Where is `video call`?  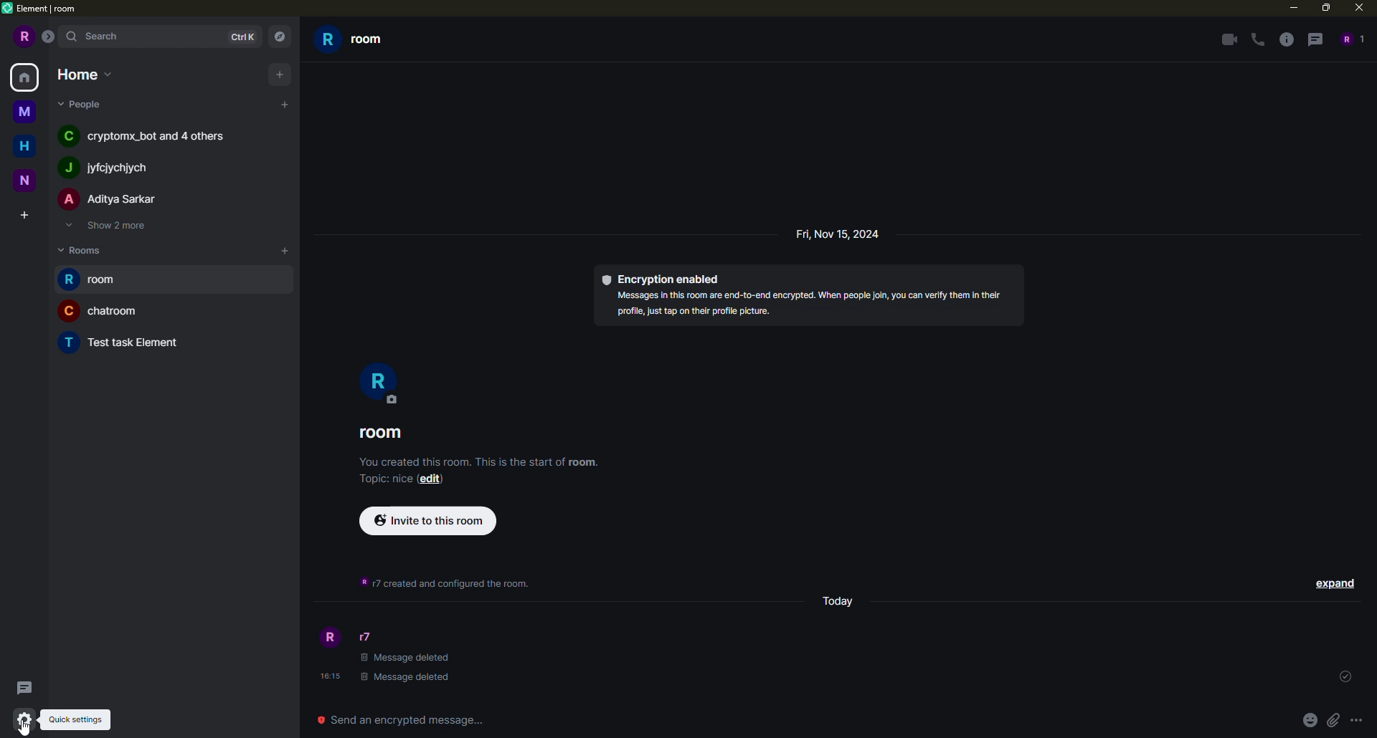 video call is located at coordinates (1226, 39).